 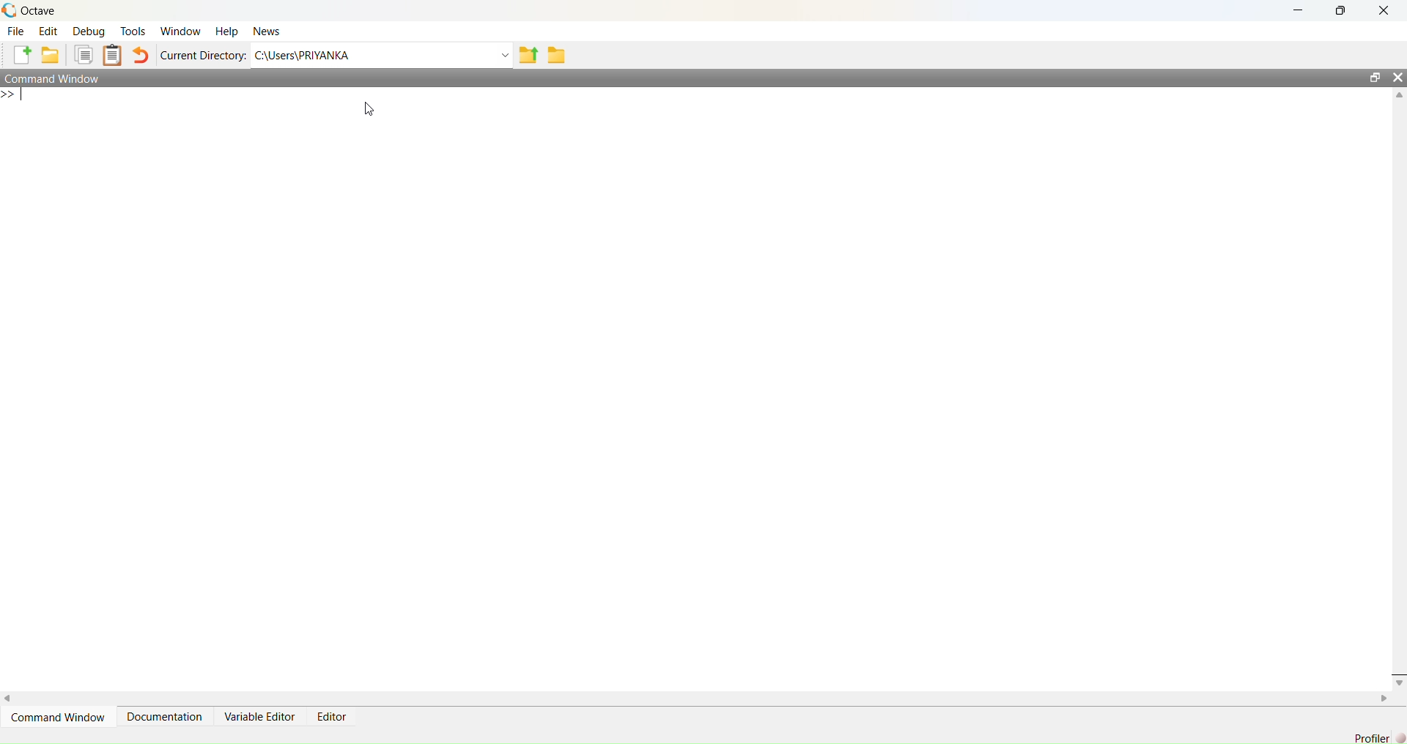 What do you see at coordinates (363, 110) in the screenshot?
I see `Cursor` at bounding box center [363, 110].